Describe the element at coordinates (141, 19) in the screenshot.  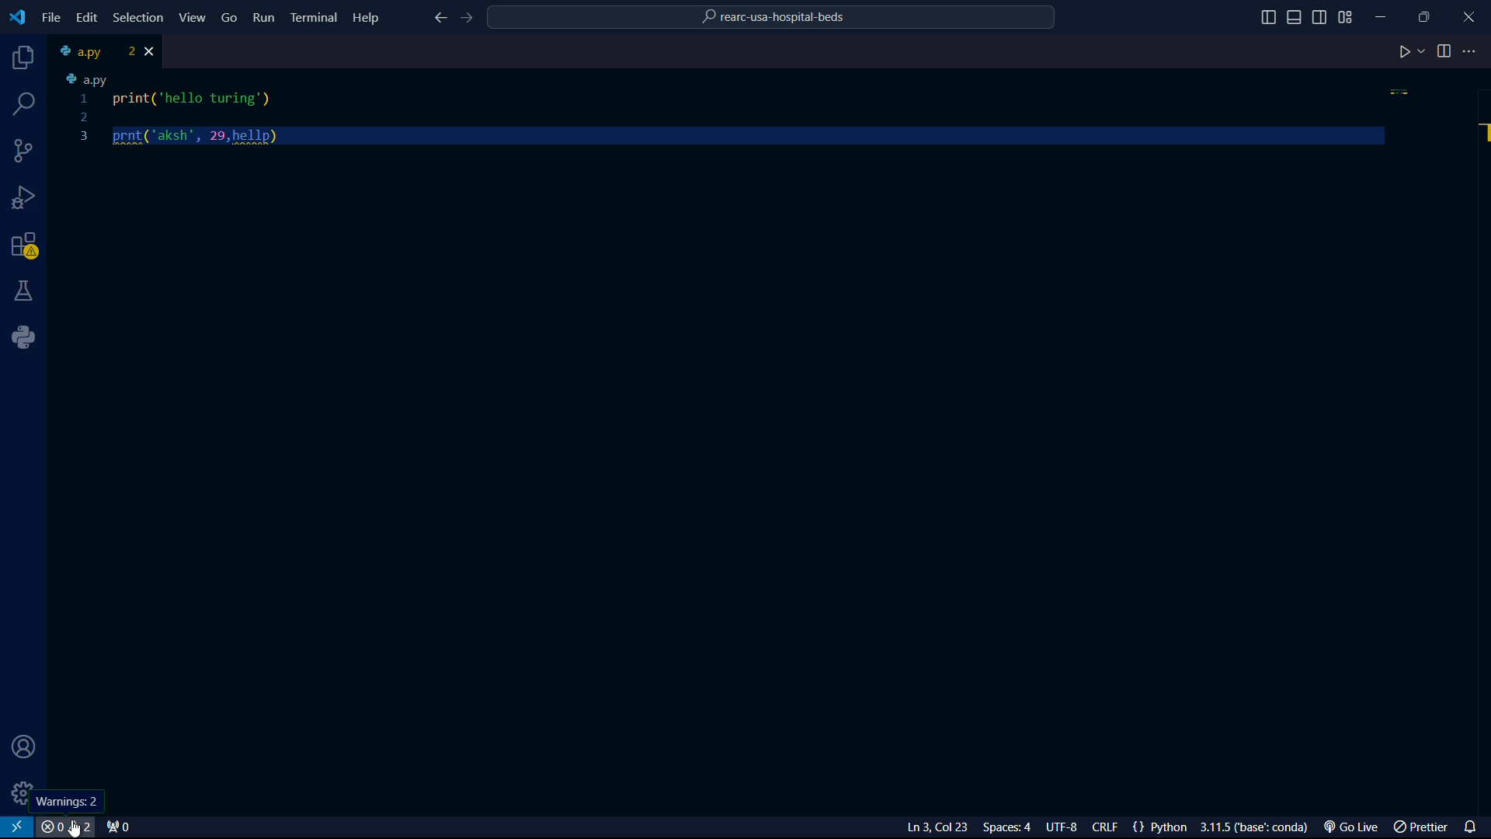
I see `Selection` at that location.